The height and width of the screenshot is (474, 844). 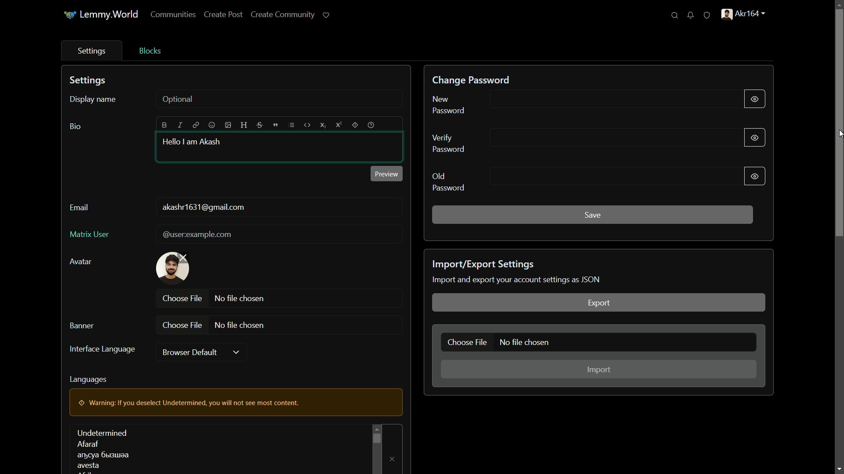 I want to click on verify password, so click(x=449, y=143).